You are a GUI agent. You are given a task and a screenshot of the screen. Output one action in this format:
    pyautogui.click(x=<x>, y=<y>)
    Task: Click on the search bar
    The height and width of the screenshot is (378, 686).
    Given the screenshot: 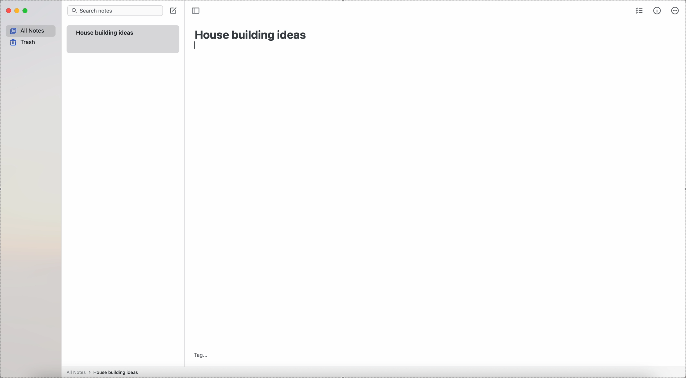 What is the action you would take?
    pyautogui.click(x=115, y=11)
    